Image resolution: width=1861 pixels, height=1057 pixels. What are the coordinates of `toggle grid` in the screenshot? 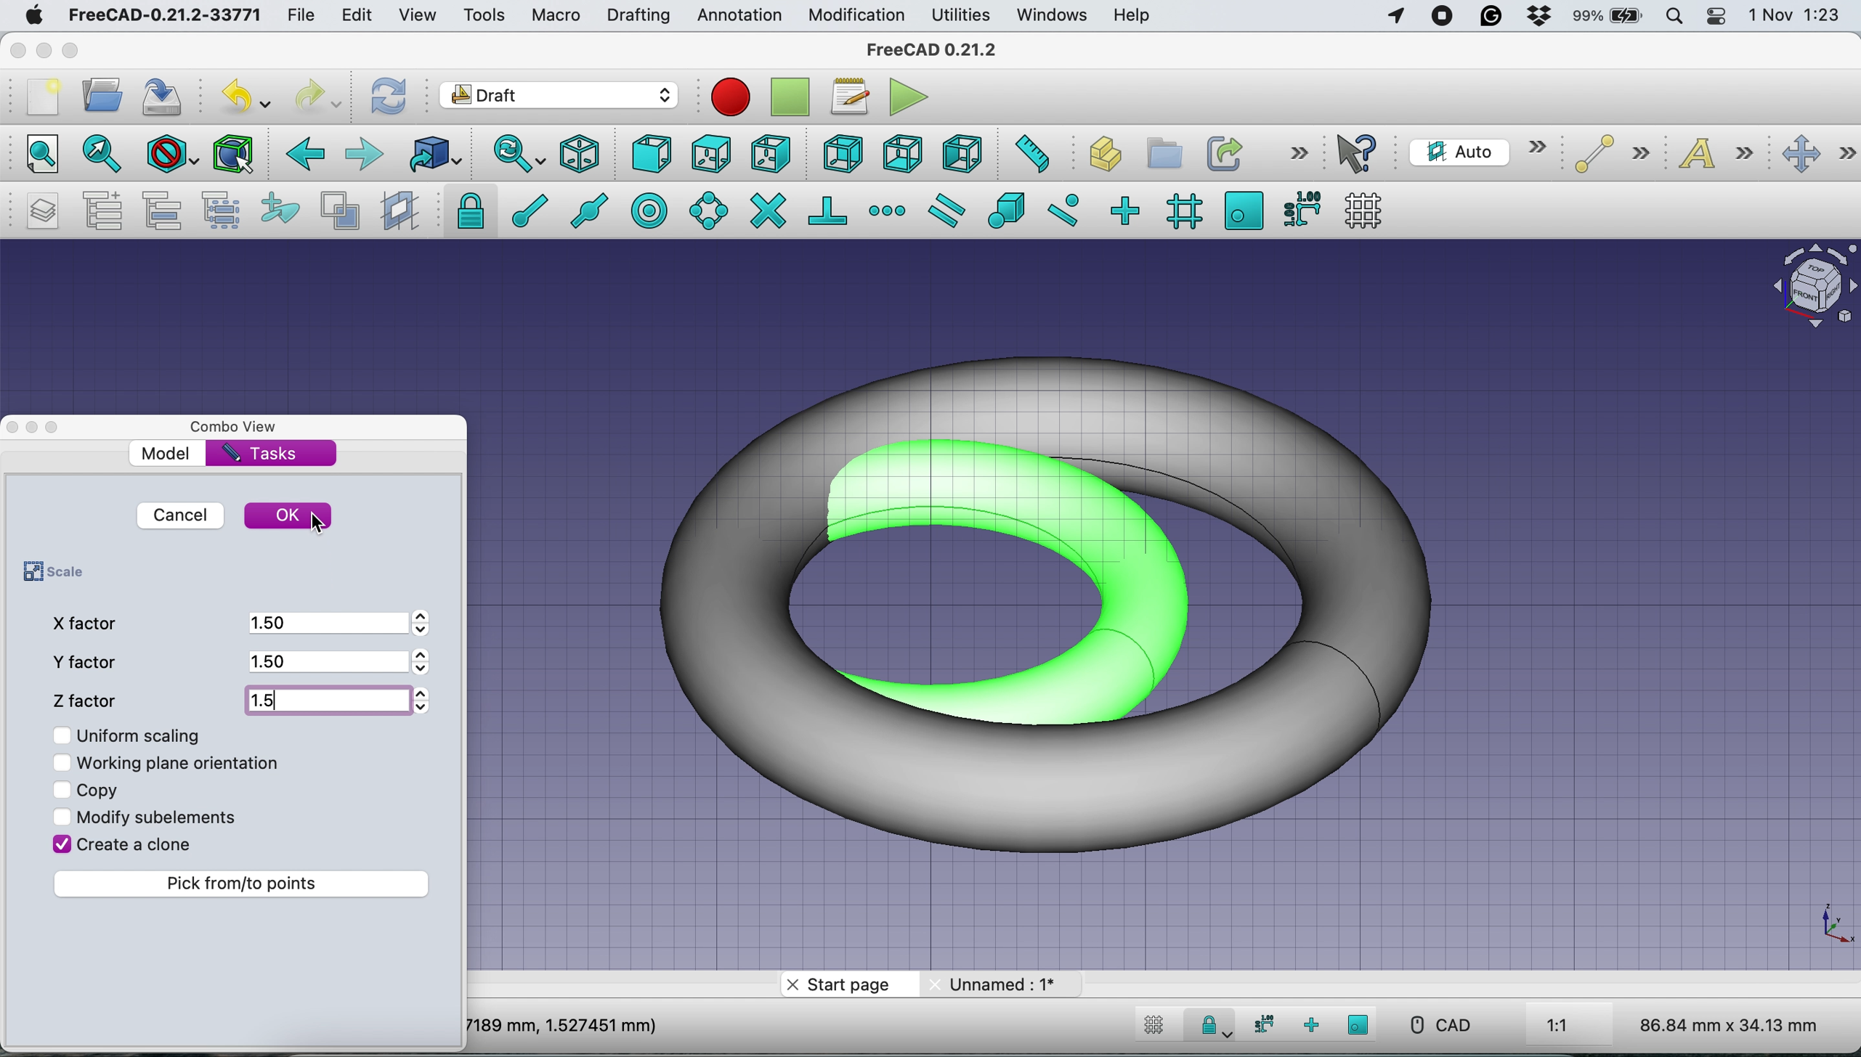 It's located at (1154, 1028).